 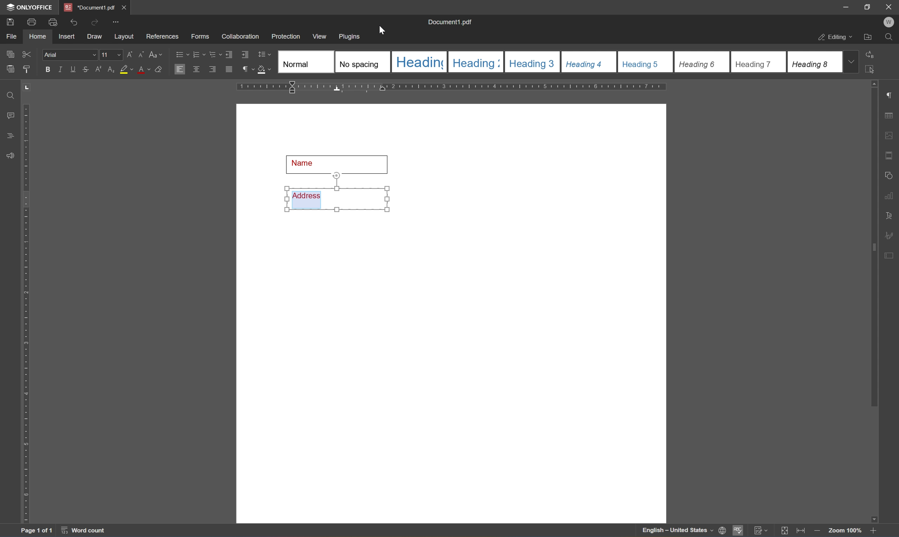 What do you see at coordinates (30, 23) in the screenshot?
I see `print` at bounding box center [30, 23].